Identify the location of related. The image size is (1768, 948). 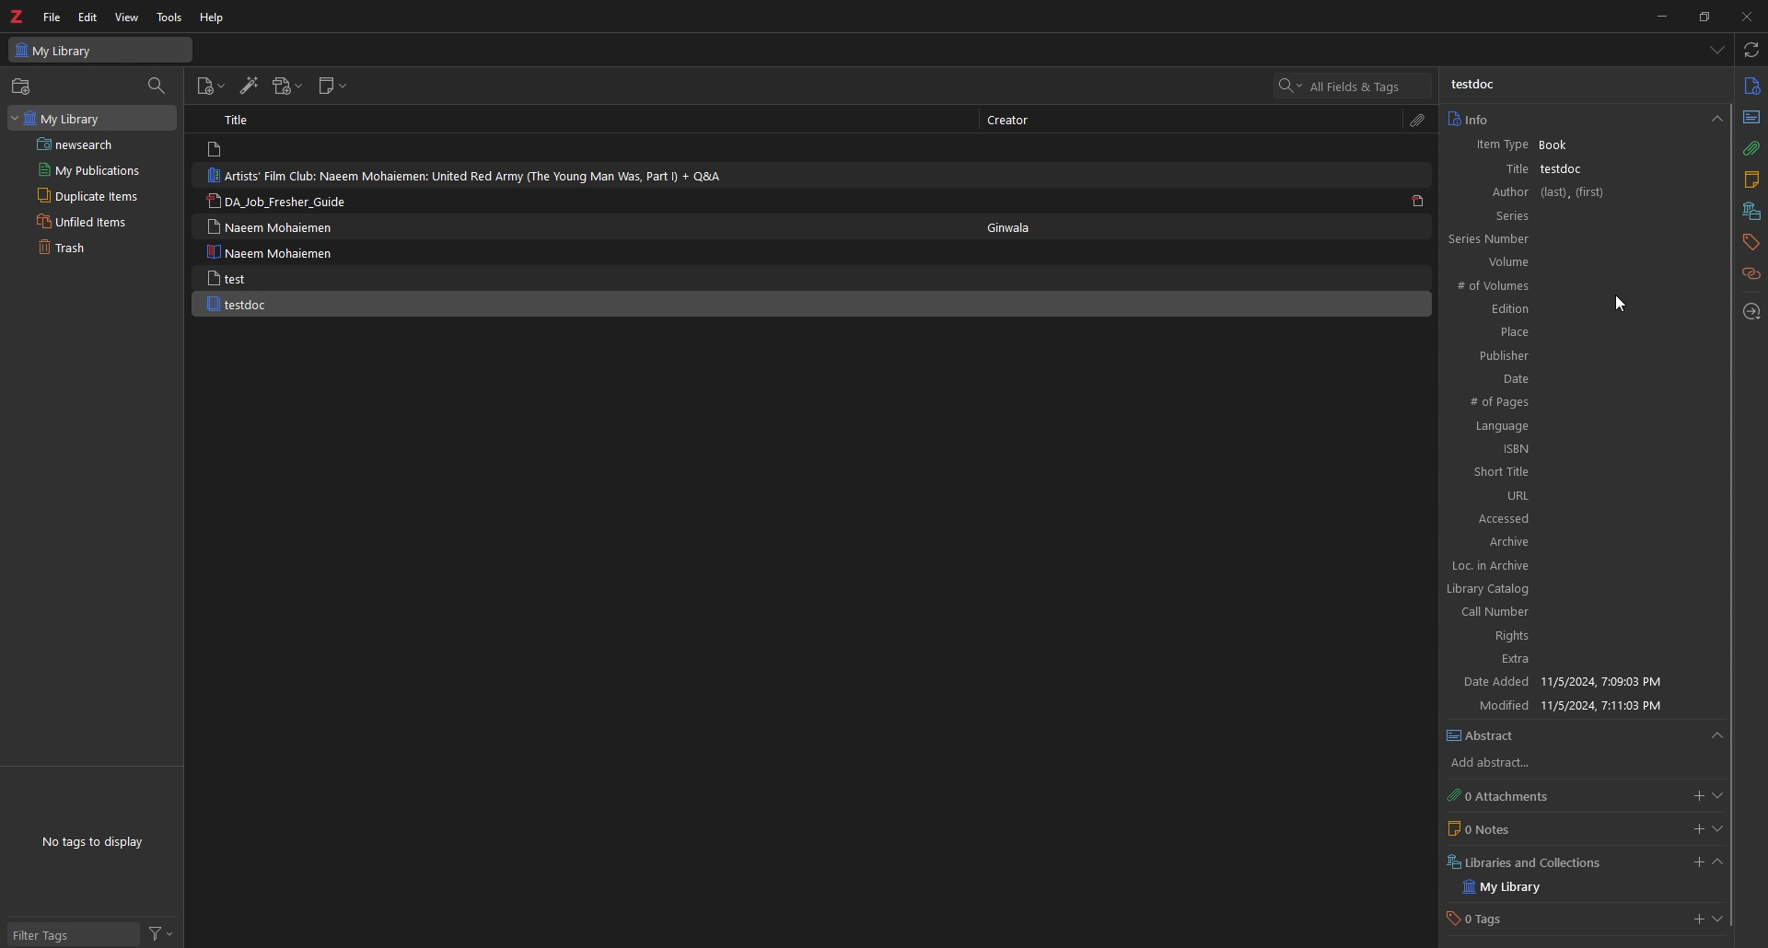
(1752, 274).